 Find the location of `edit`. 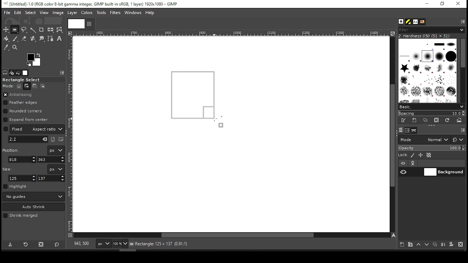

edit is located at coordinates (18, 12).